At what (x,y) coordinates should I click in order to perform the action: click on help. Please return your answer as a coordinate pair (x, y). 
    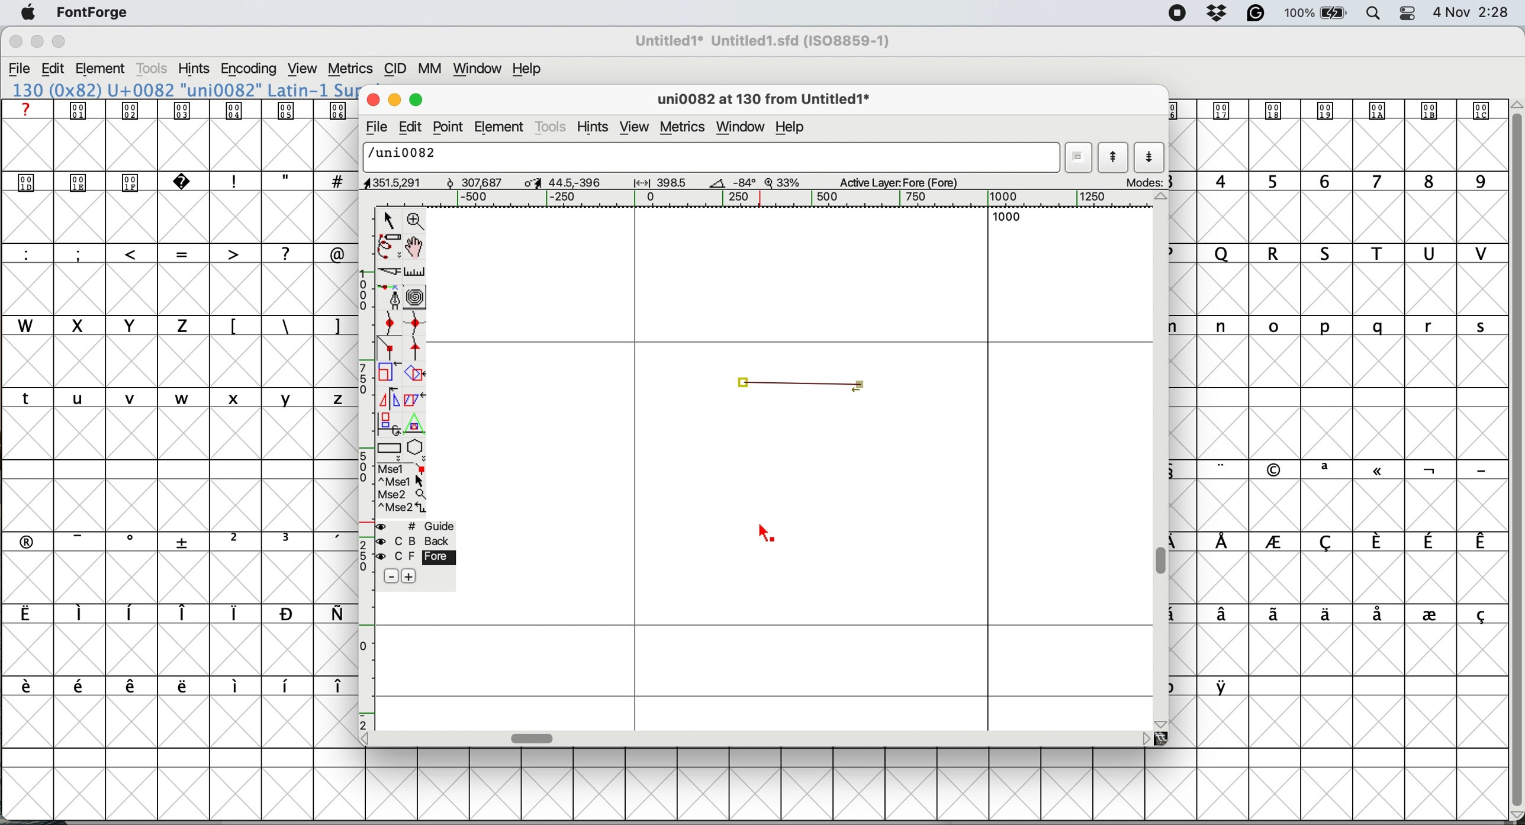
    Looking at the image, I should click on (793, 129).